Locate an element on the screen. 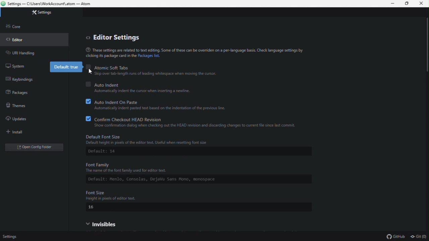 The width and height of the screenshot is (429, 241). Automatically indent pasted text based on the indentation of the previous line. is located at coordinates (160, 108).